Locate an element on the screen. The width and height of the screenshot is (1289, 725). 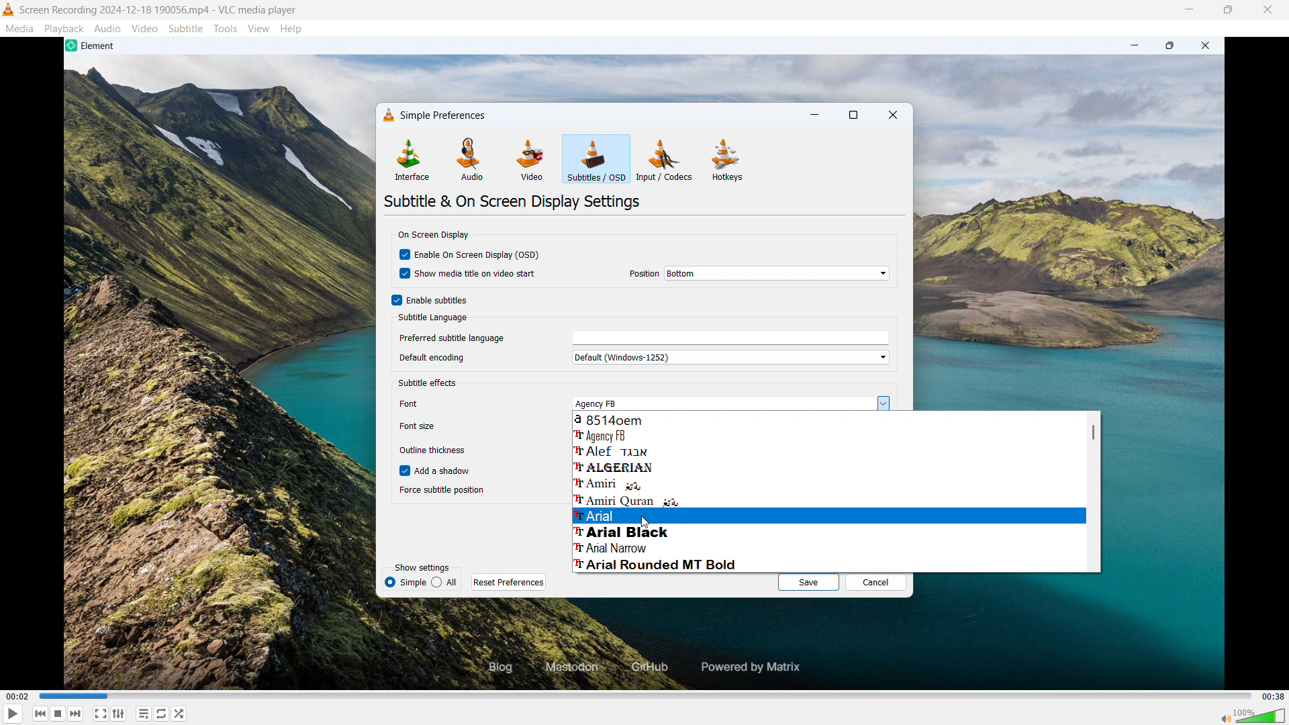
toggle playlist is located at coordinates (143, 713).